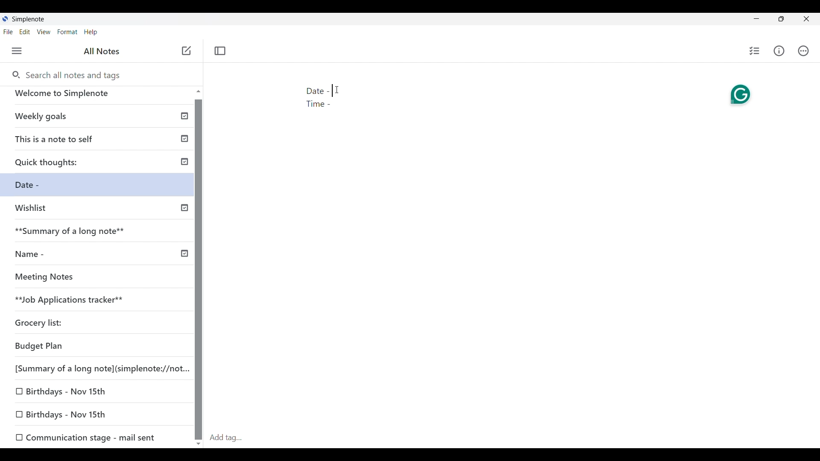  I want to click on Text pasted, so click(321, 99).